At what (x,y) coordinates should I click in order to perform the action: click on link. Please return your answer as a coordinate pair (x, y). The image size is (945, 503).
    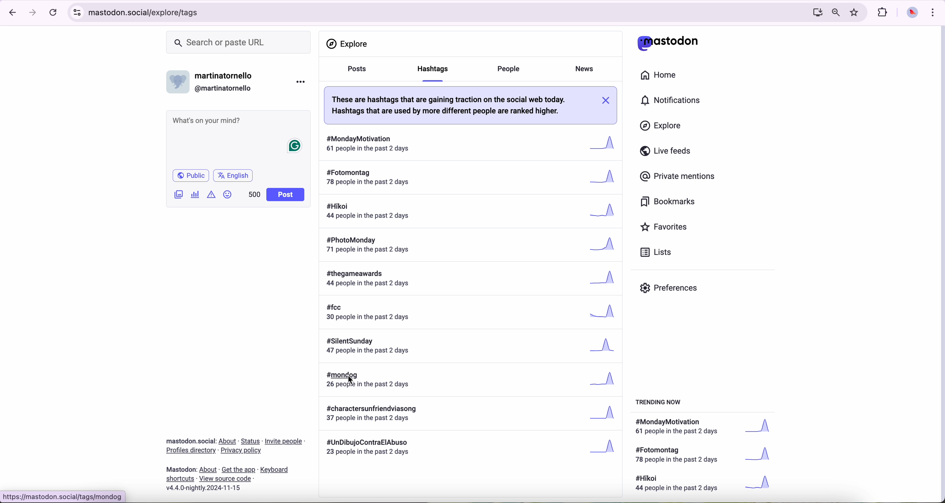
    Looking at the image, I should click on (225, 478).